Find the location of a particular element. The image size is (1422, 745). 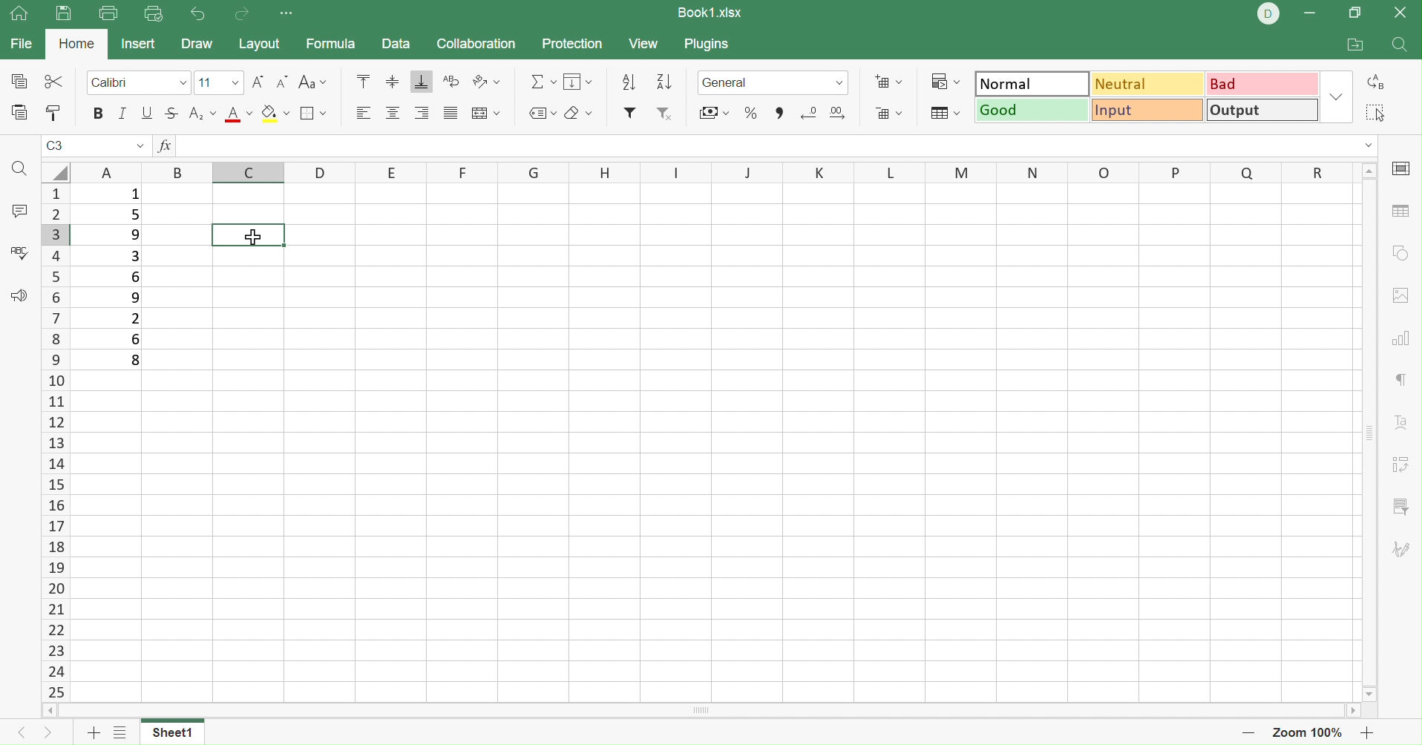

Bold is located at coordinates (96, 113).